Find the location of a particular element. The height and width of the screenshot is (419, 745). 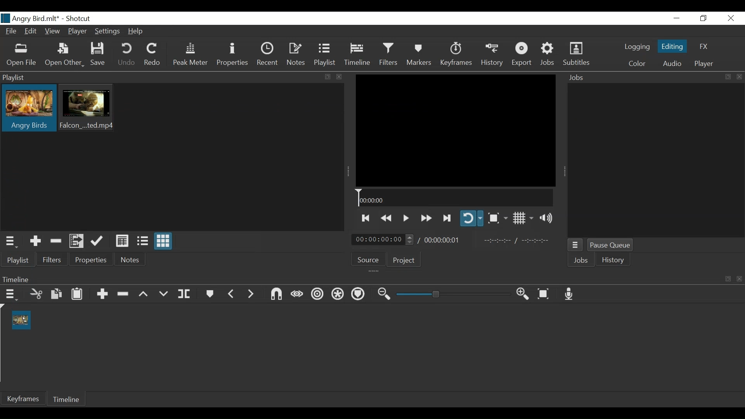

Properties is located at coordinates (233, 56).